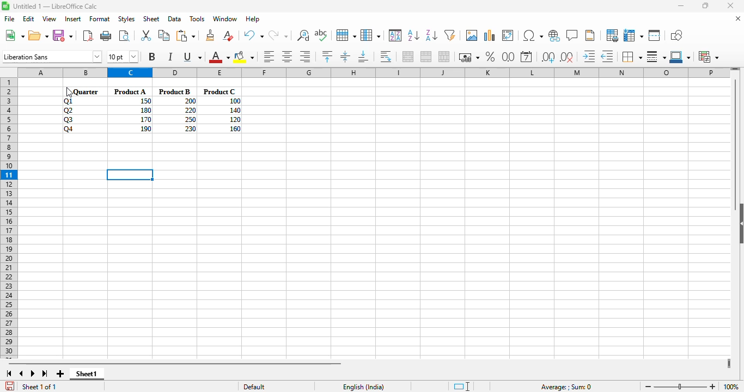 The height and width of the screenshot is (392, 744). What do you see at coordinates (548, 57) in the screenshot?
I see `add decimal` at bounding box center [548, 57].